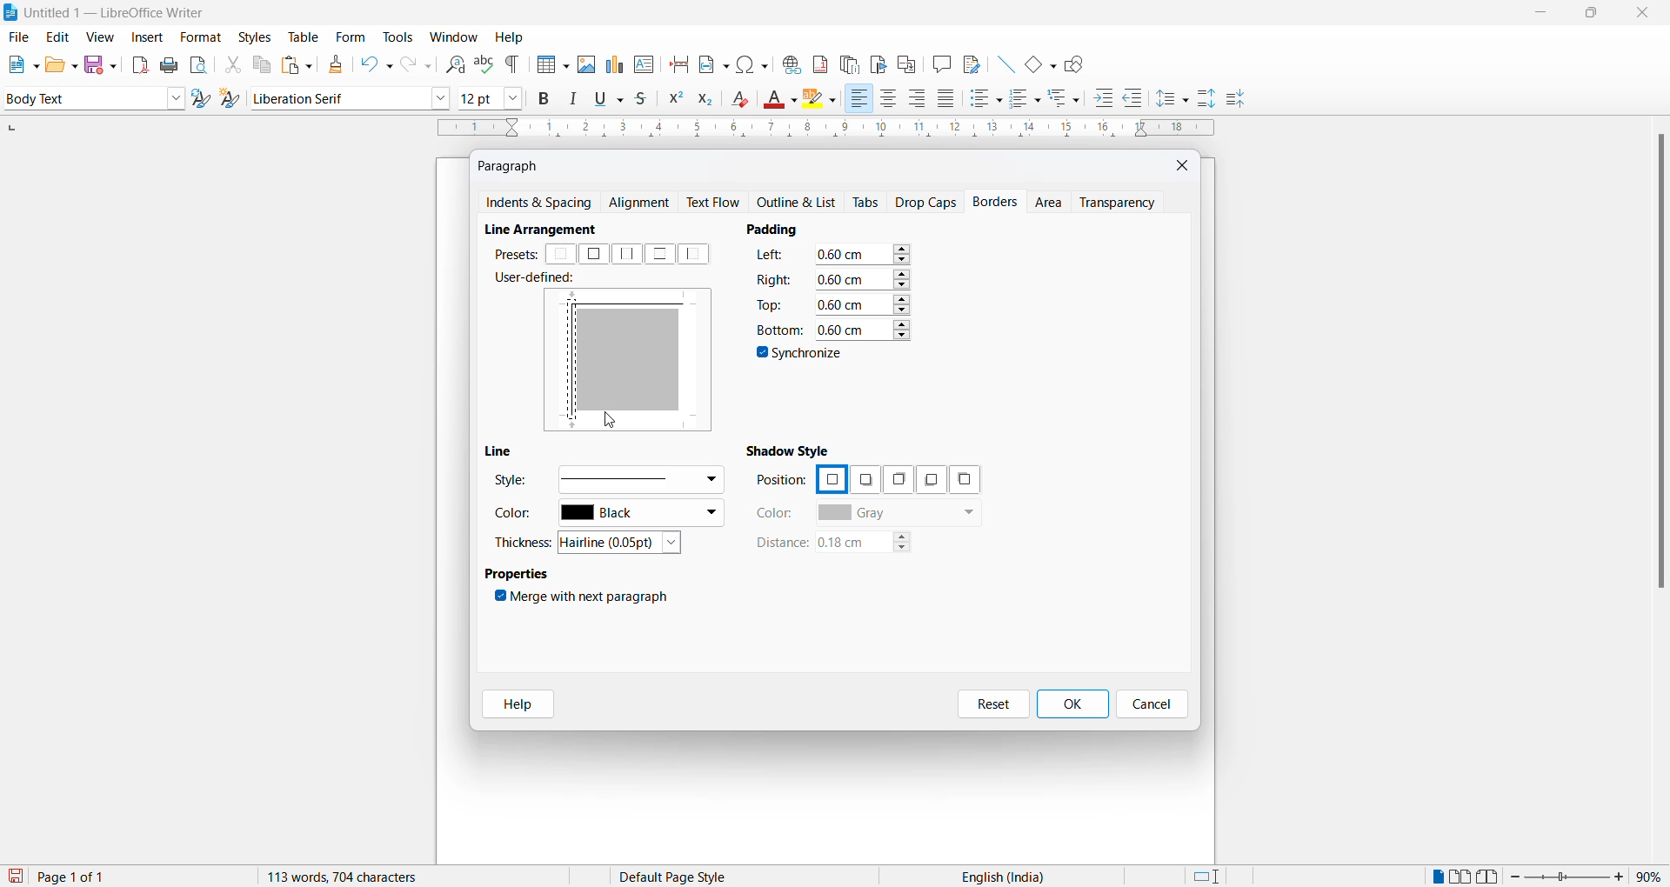 The width and height of the screenshot is (1670, 887). Describe the element at coordinates (1591, 15) in the screenshot. I see `maximize` at that location.